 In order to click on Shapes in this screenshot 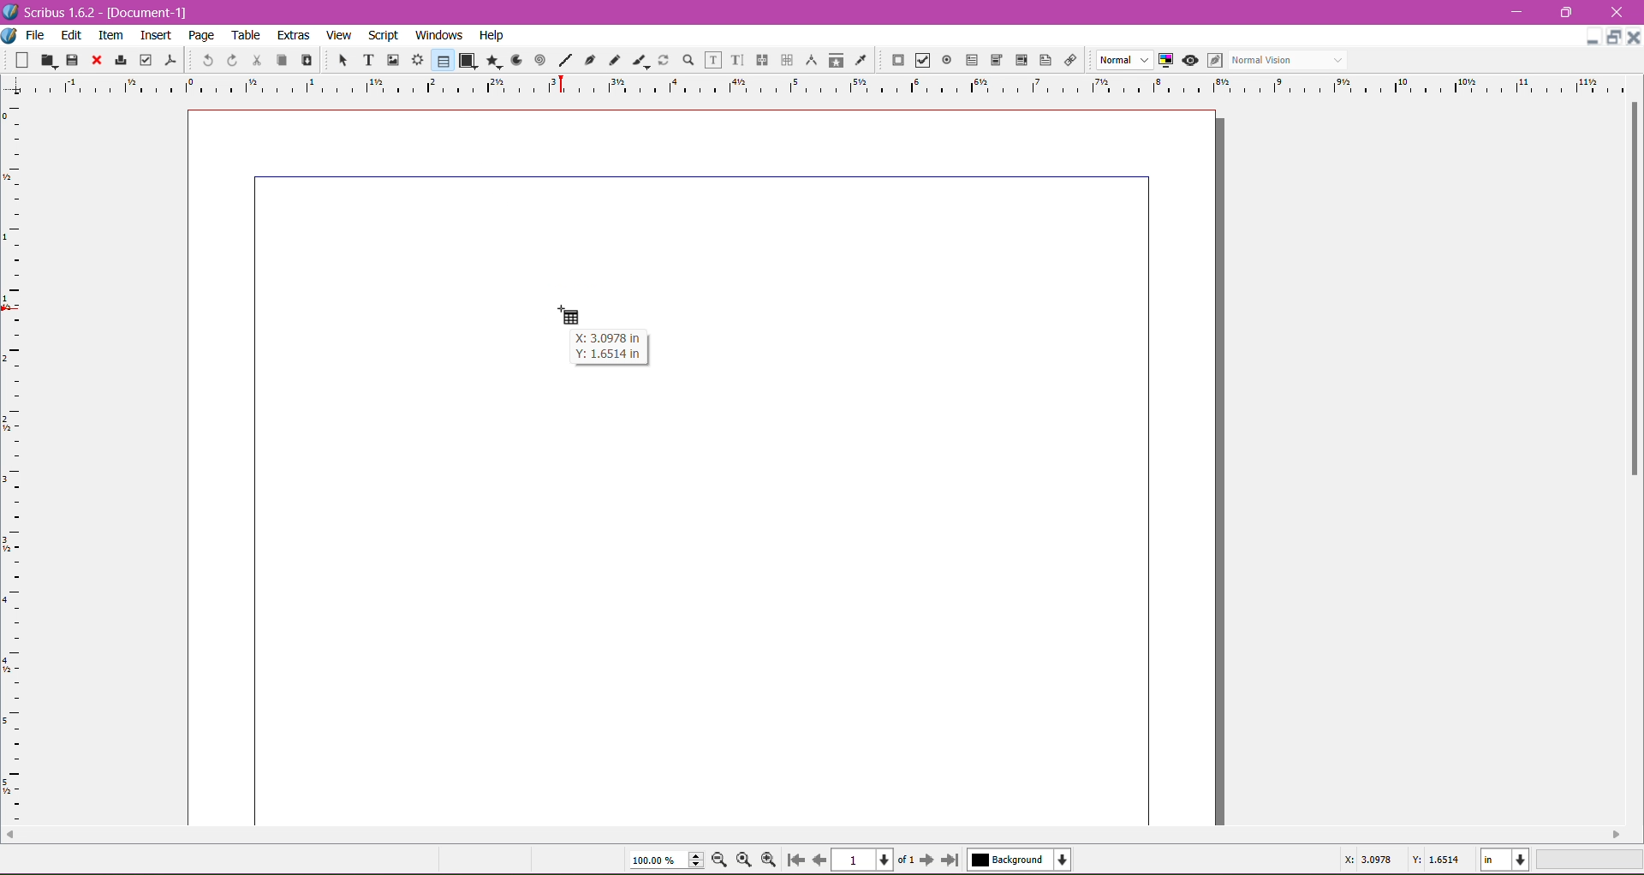, I will do `click(467, 60)`.